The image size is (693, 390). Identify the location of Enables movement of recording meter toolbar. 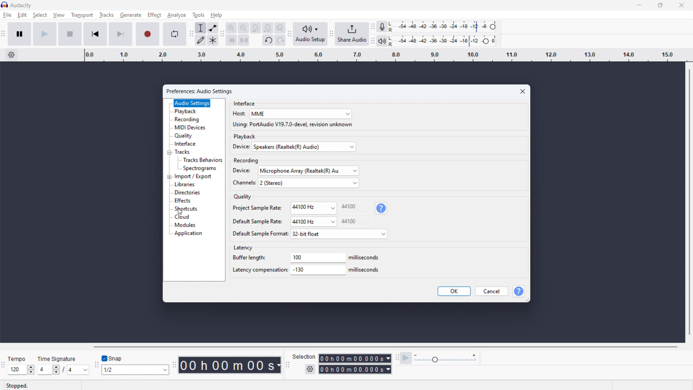
(372, 26).